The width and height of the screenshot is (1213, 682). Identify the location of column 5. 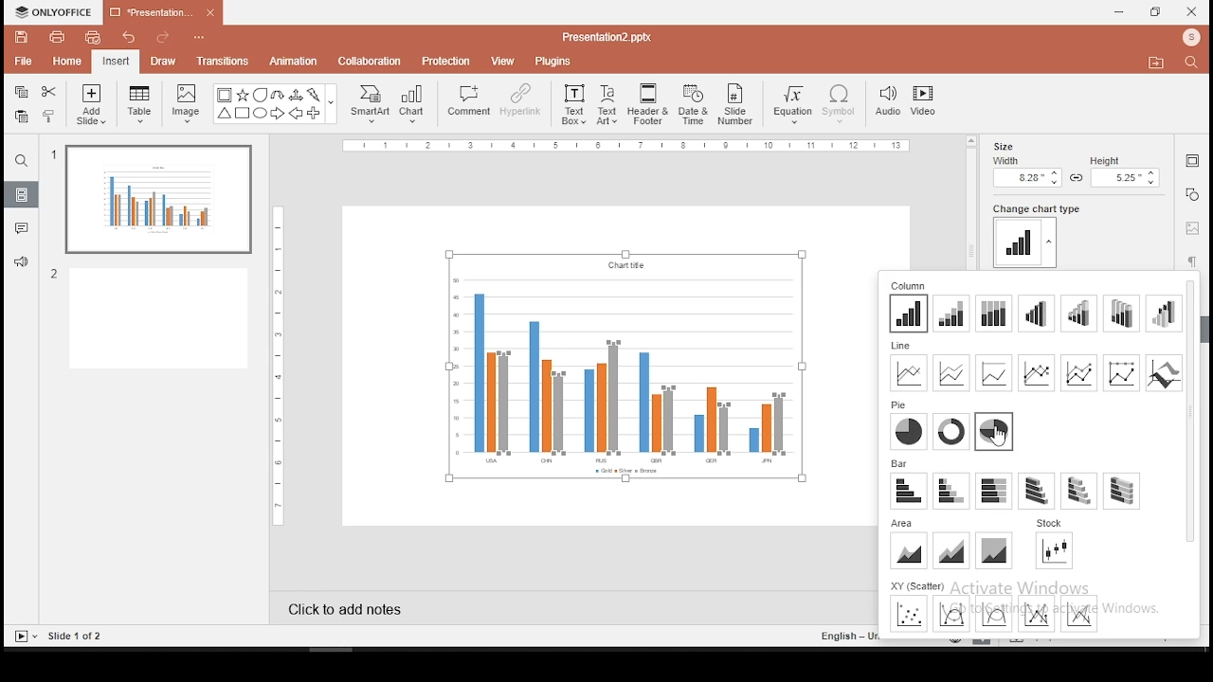
(1077, 314).